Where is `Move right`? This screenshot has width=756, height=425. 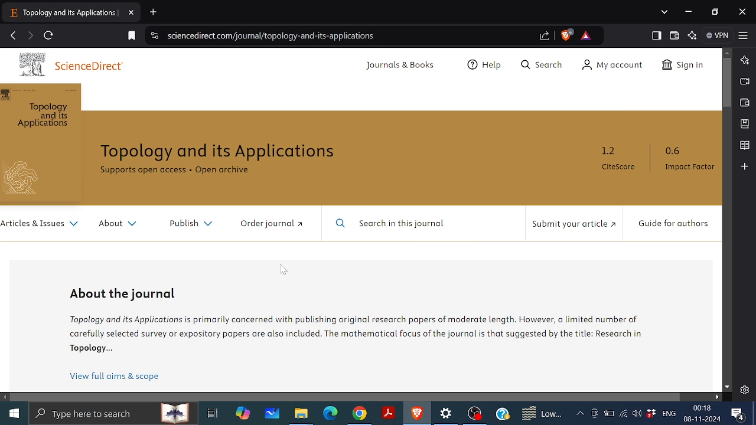 Move right is located at coordinates (716, 397).